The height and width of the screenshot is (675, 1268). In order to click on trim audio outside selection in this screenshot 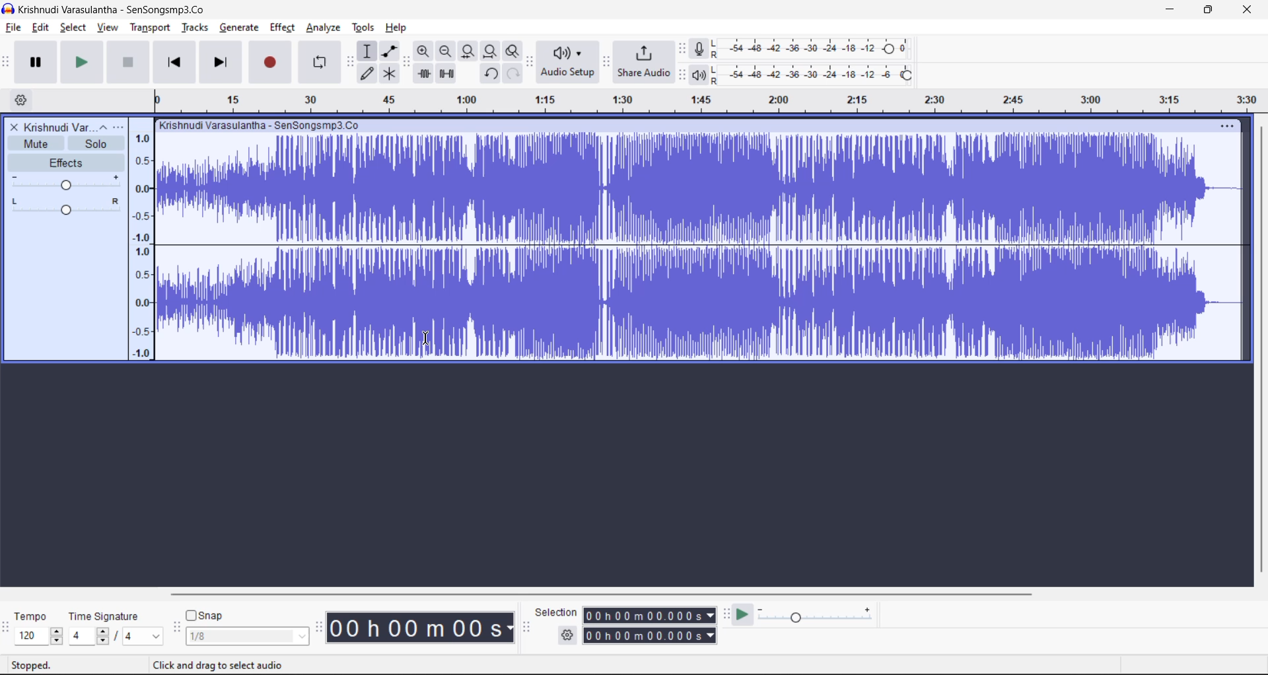, I will do `click(424, 74)`.